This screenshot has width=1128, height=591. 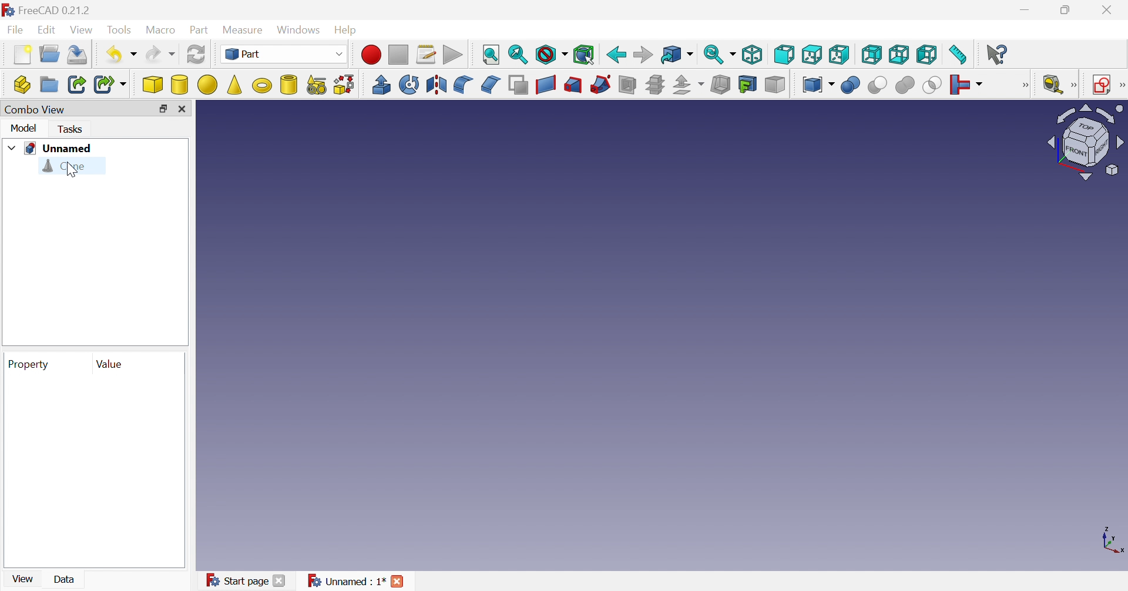 I want to click on Help, so click(x=347, y=31).